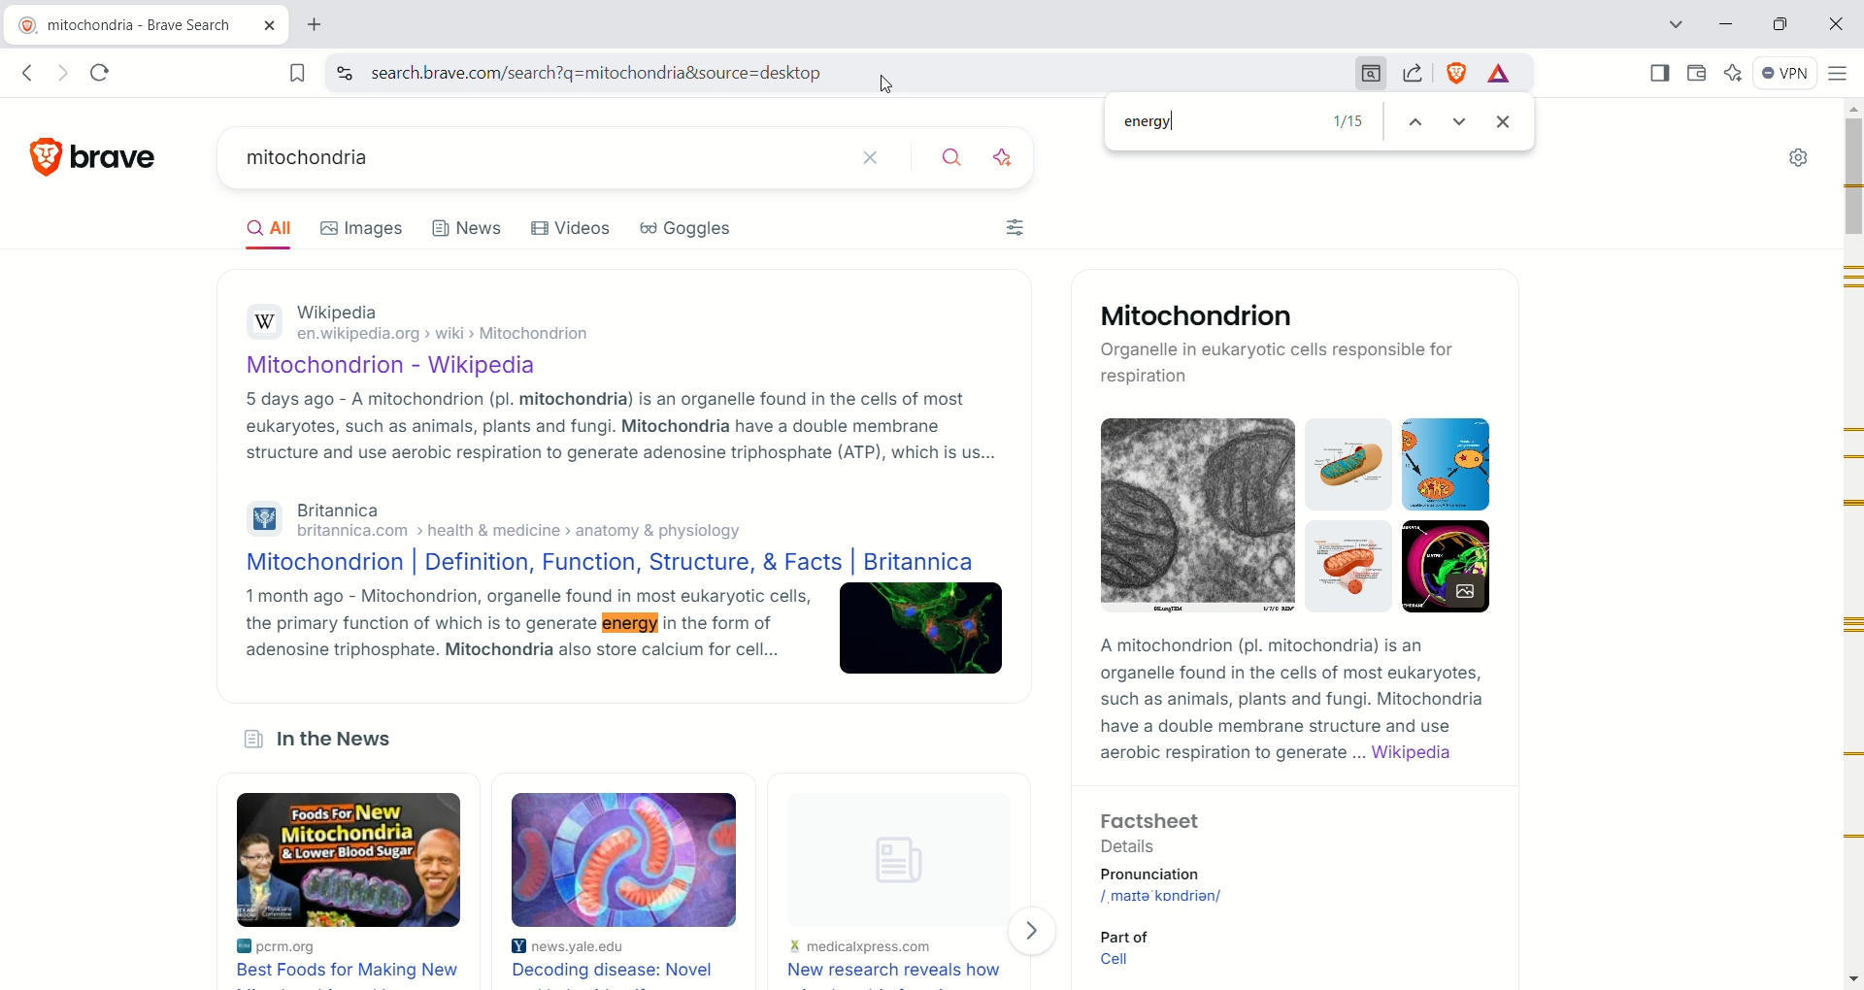  Describe the element at coordinates (436, 361) in the screenshot. I see `Mitochondrion - Wikipedia` at that location.